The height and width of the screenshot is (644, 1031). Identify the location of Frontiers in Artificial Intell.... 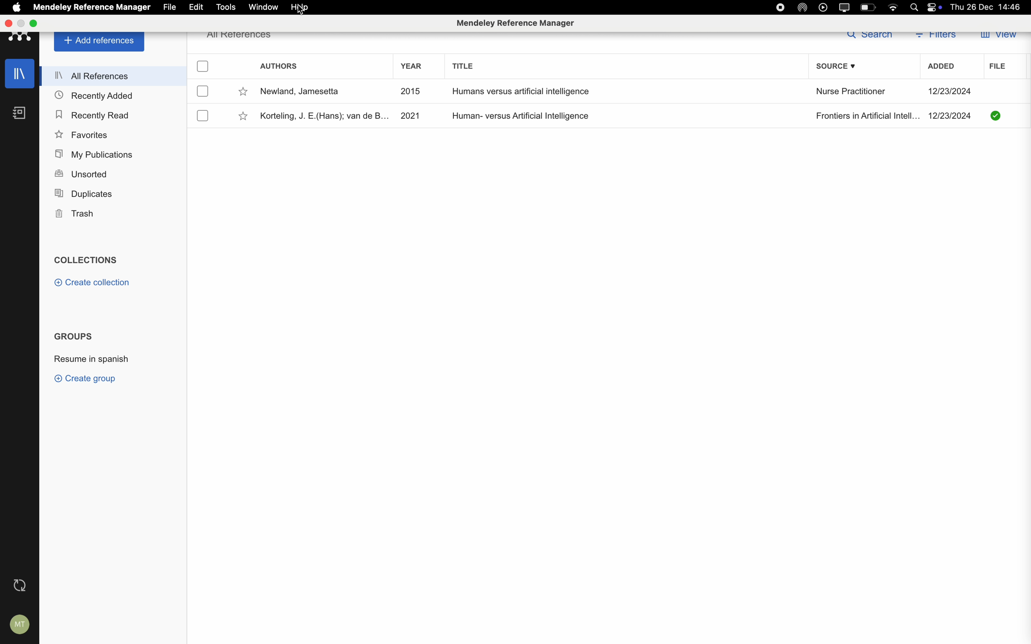
(867, 115).